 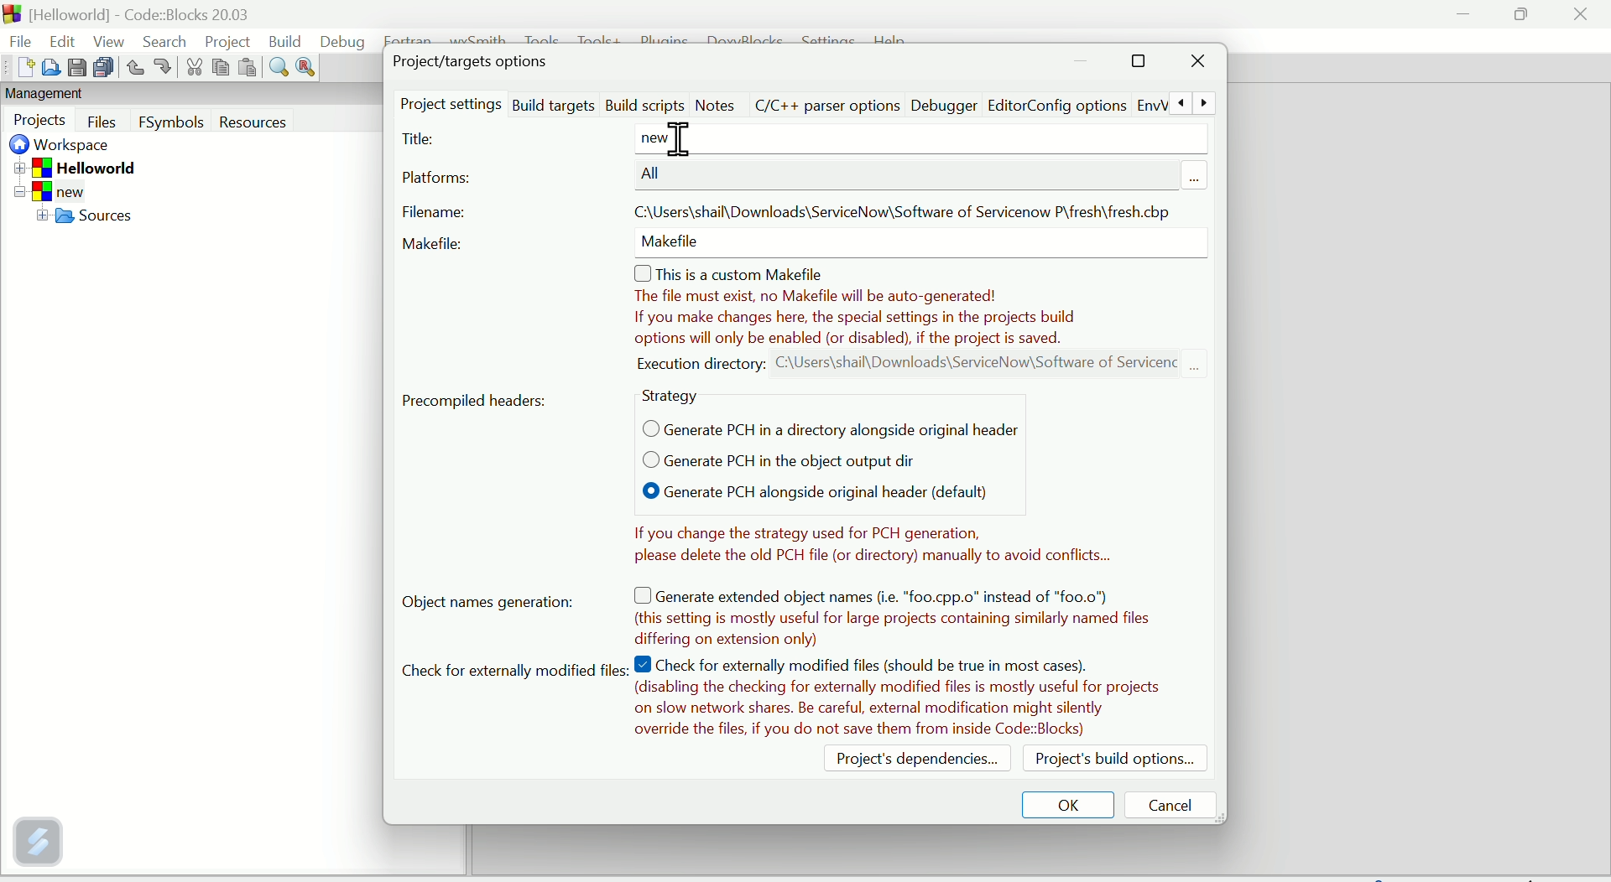 What do you see at coordinates (828, 102) in the screenshot?
I see `C/C++ parser option` at bounding box center [828, 102].